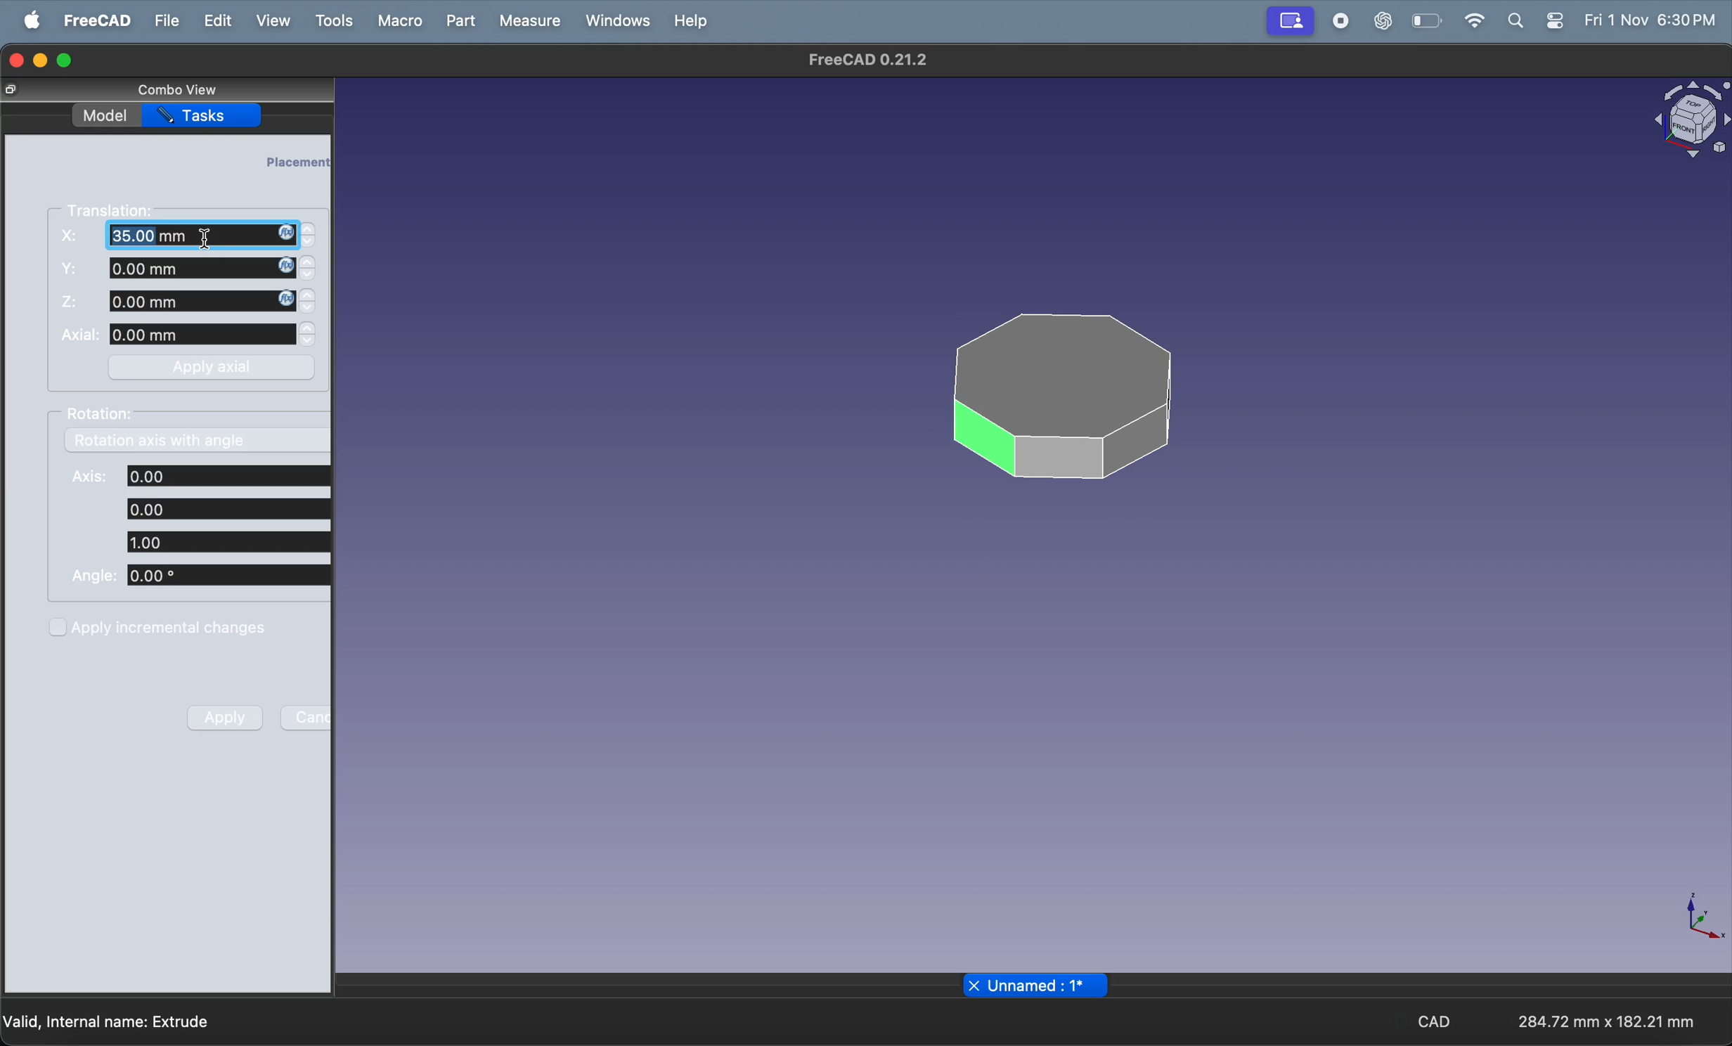  What do you see at coordinates (1424, 21) in the screenshot?
I see `battery` at bounding box center [1424, 21].